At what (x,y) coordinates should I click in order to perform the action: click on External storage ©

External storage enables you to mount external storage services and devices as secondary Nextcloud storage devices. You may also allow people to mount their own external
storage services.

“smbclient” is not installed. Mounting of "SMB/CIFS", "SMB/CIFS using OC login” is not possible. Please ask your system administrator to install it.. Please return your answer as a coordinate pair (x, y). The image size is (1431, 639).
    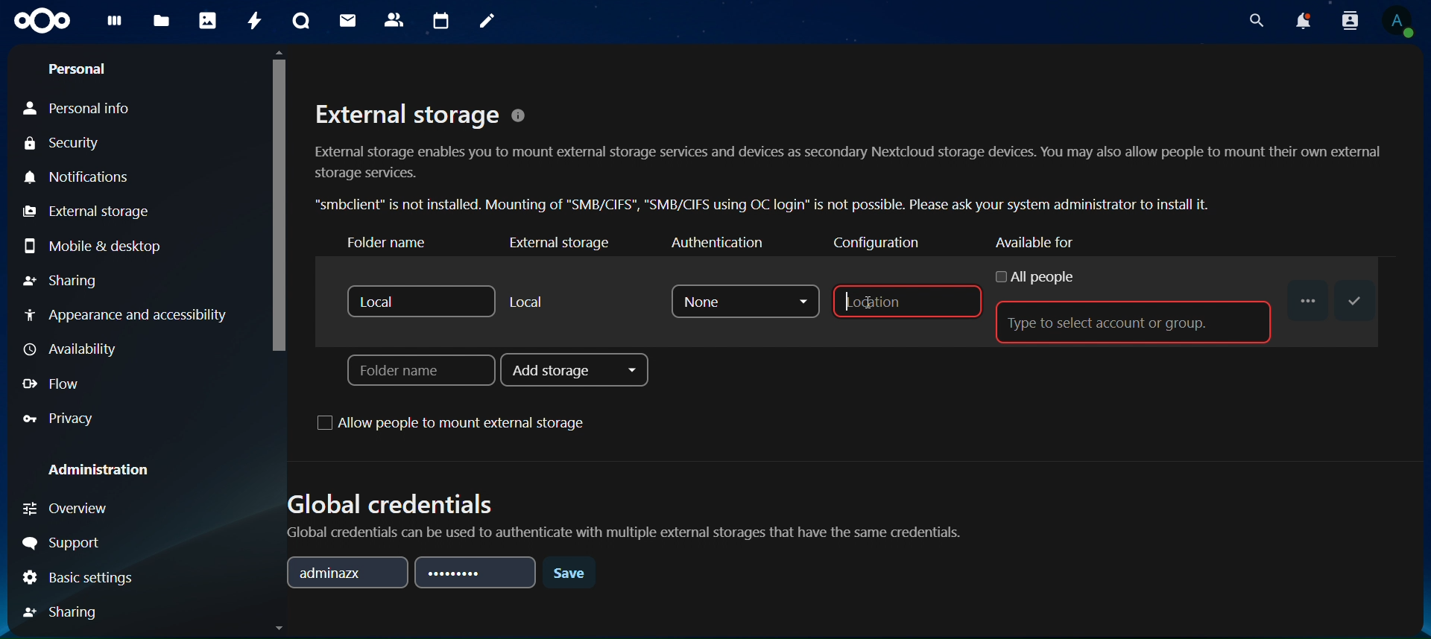
    Looking at the image, I should click on (848, 155).